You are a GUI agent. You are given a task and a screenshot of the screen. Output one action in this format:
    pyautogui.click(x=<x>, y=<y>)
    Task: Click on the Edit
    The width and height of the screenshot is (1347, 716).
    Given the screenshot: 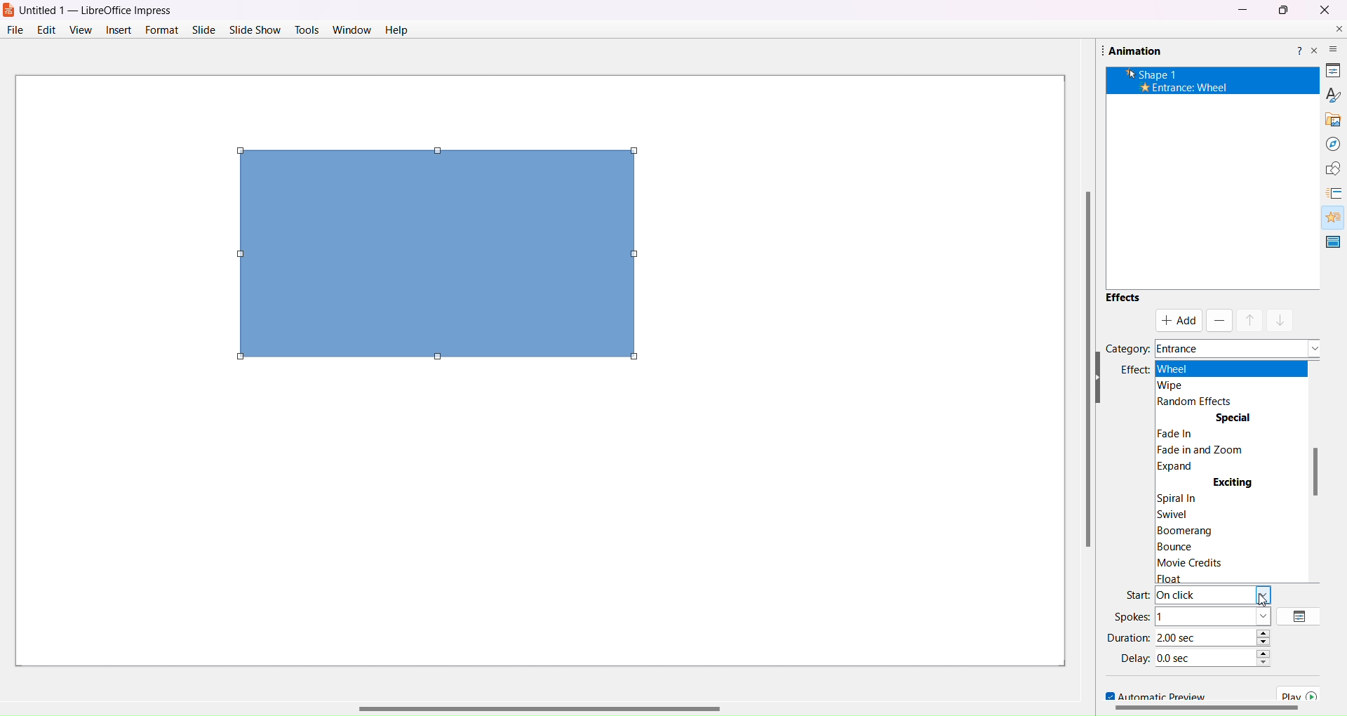 What is the action you would take?
    pyautogui.click(x=48, y=29)
    